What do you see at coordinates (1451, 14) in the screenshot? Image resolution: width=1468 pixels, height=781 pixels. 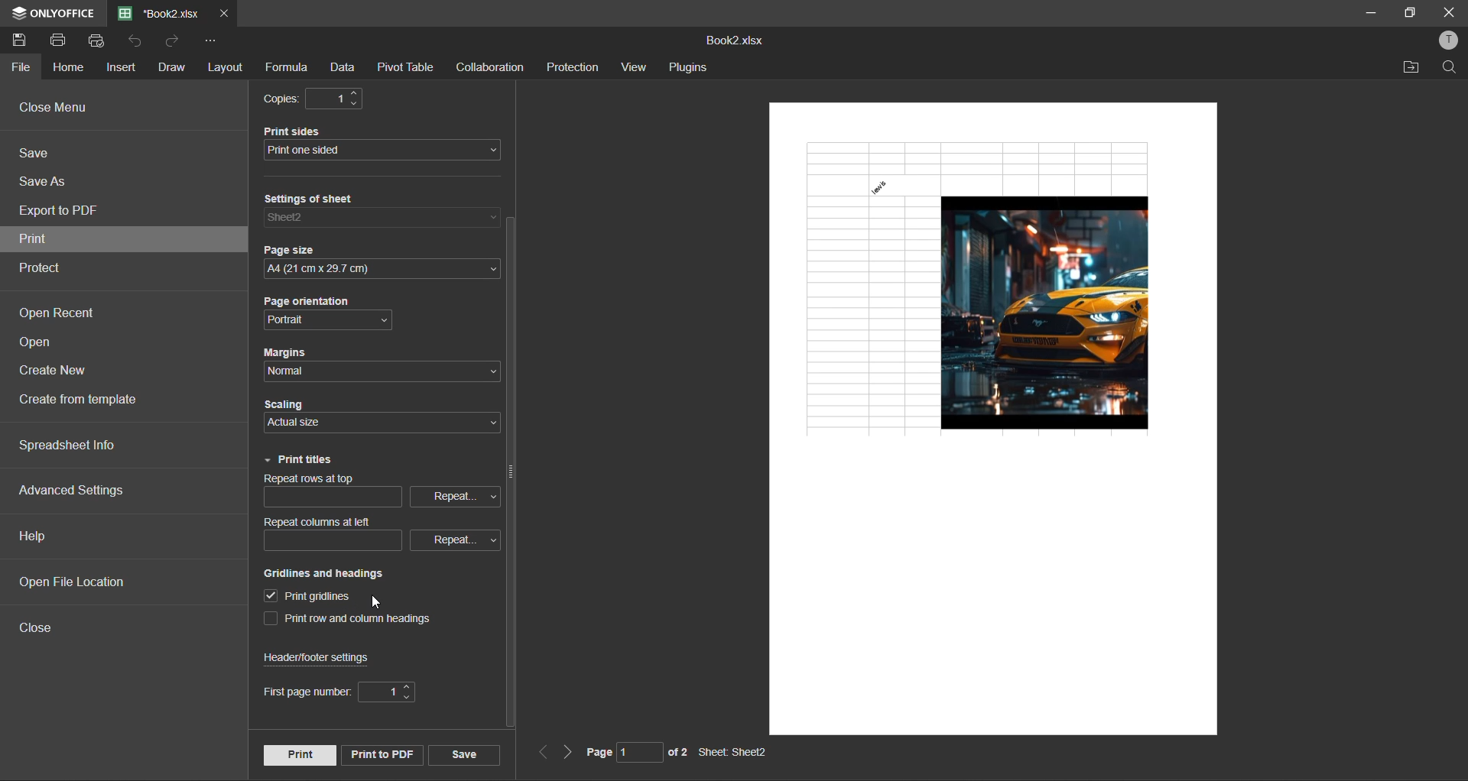 I see `close ` at bounding box center [1451, 14].